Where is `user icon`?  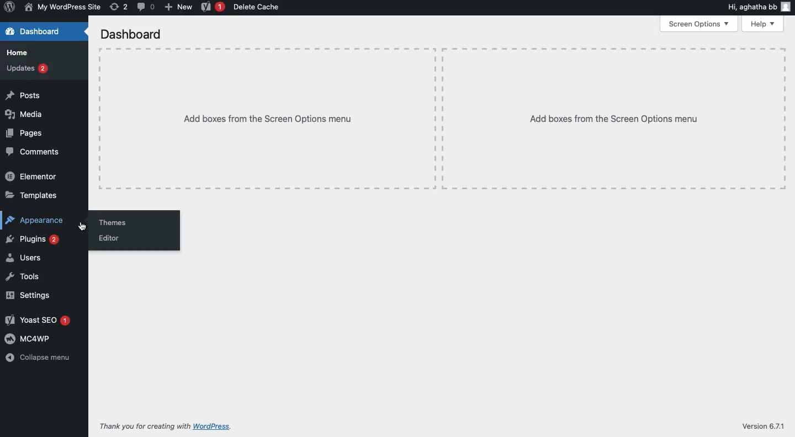 user icon is located at coordinates (788, 7).